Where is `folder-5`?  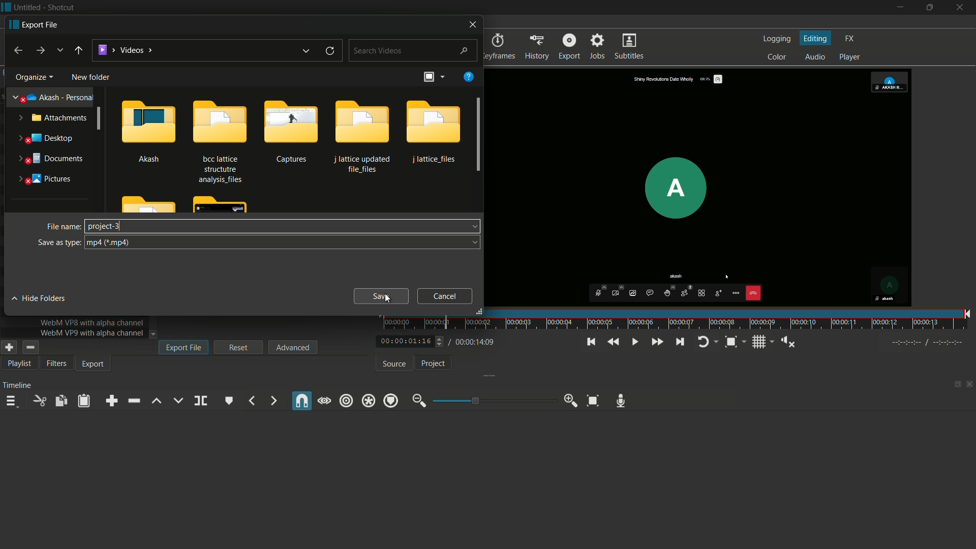 folder-5 is located at coordinates (432, 131).